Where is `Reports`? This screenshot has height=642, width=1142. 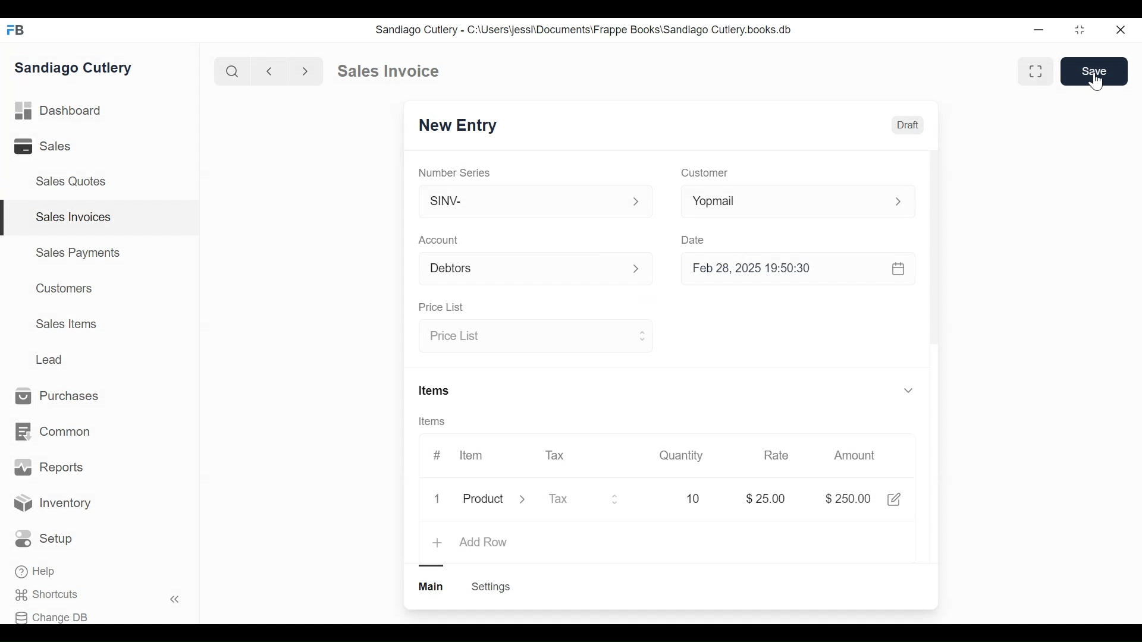
Reports is located at coordinates (49, 467).